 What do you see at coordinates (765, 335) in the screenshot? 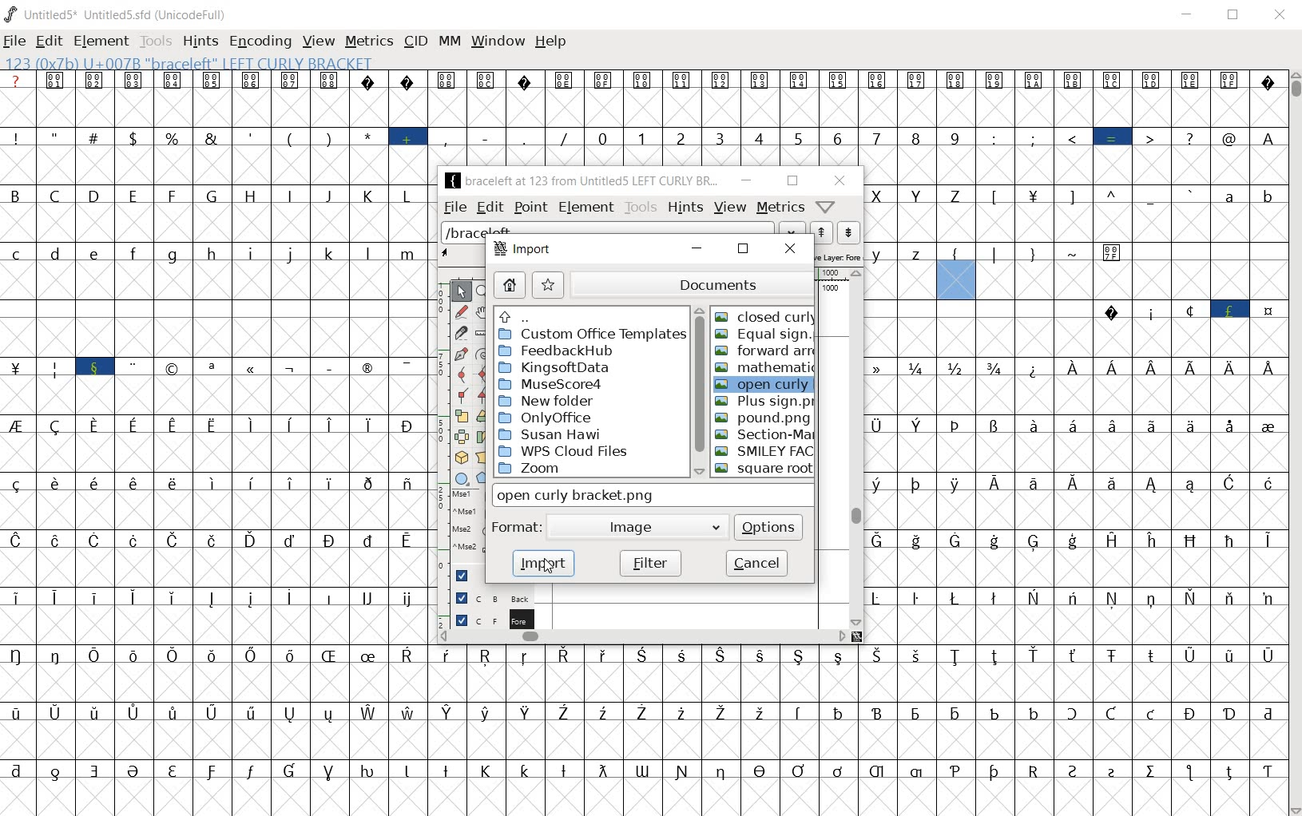
I see `Equal sign` at bounding box center [765, 335].